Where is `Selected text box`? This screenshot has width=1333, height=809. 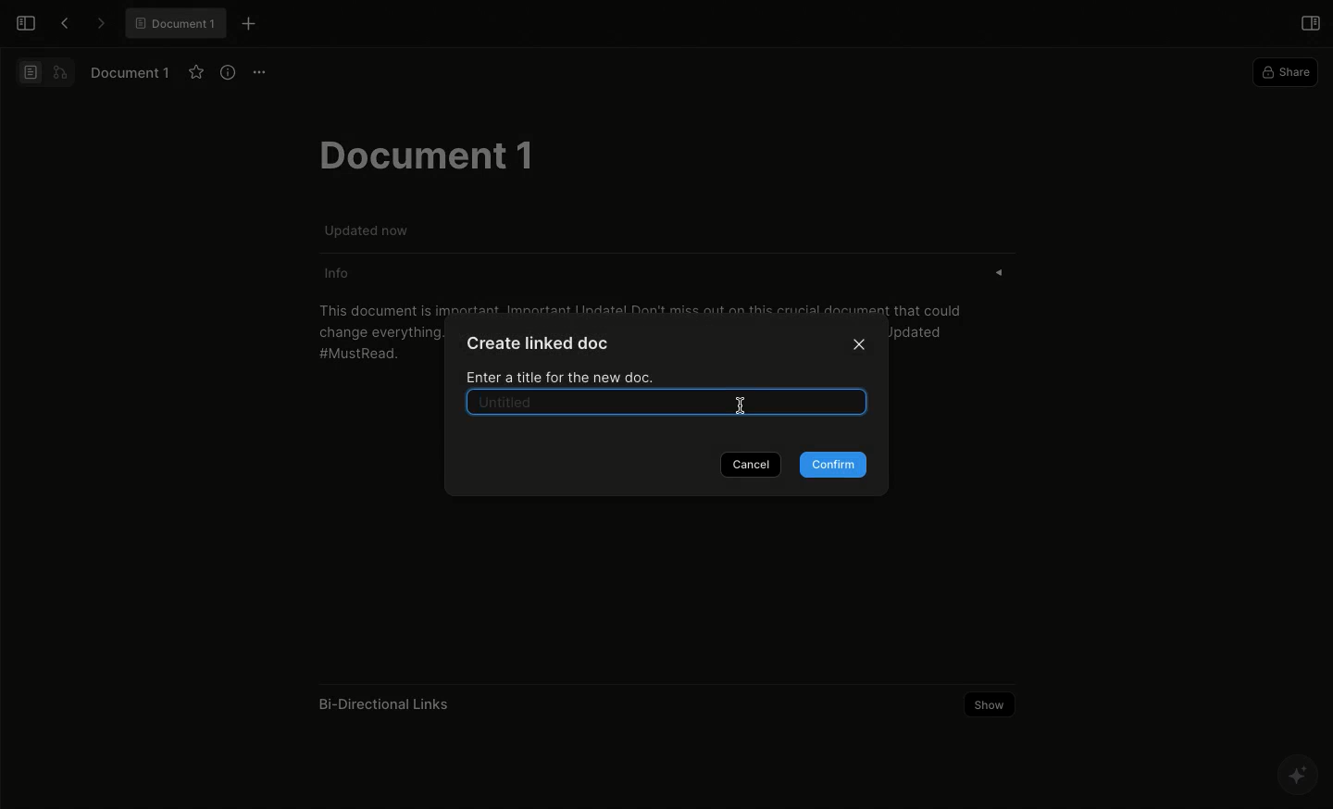
Selected text box is located at coordinates (666, 403).